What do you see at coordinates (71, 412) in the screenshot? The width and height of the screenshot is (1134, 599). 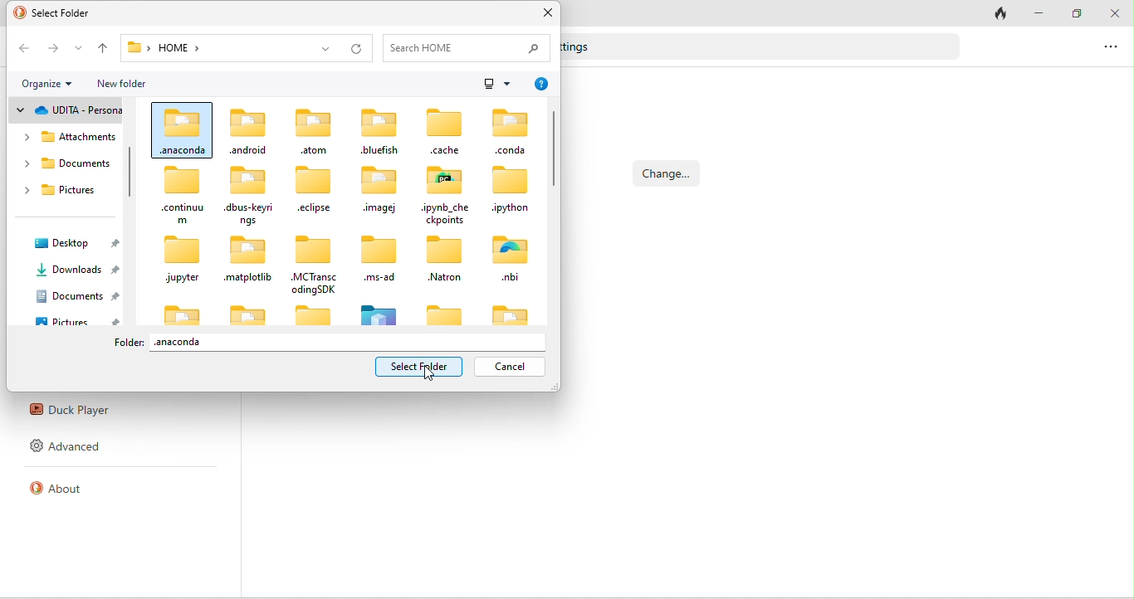 I see `duck player` at bounding box center [71, 412].